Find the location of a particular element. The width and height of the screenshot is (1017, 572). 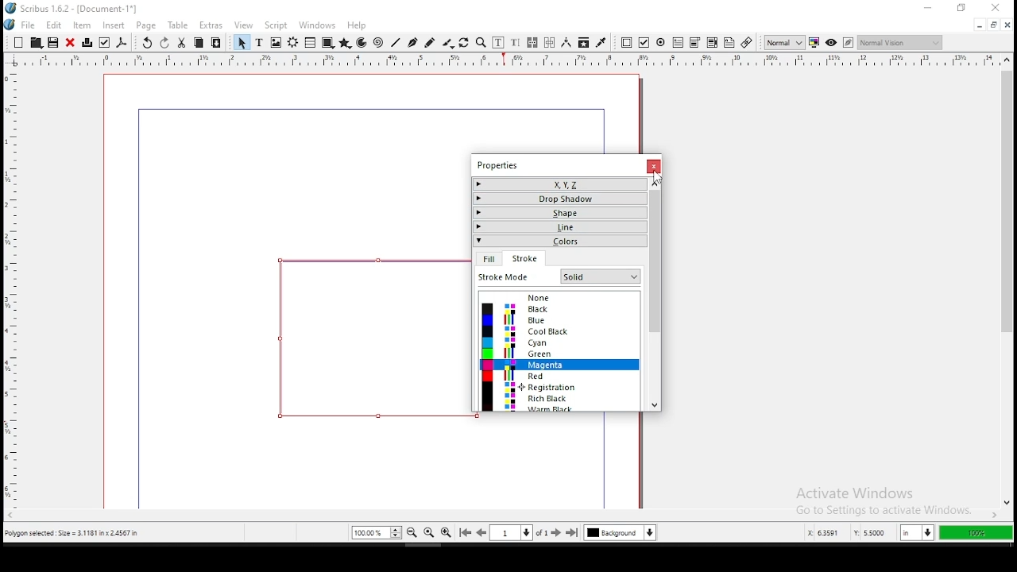

scroll bar is located at coordinates (652, 294).